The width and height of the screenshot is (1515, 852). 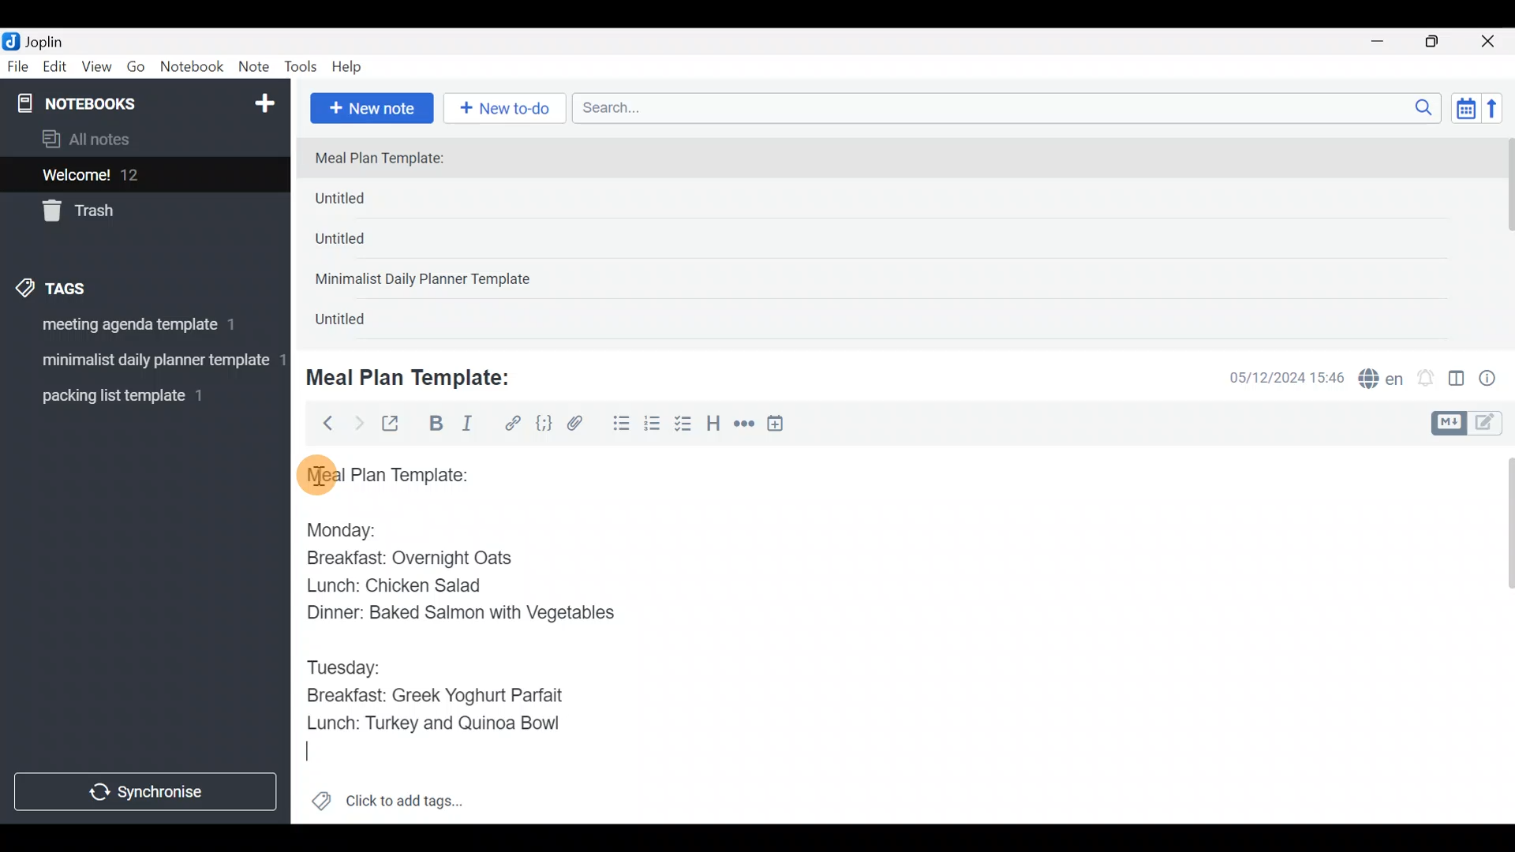 What do you see at coordinates (1382, 380) in the screenshot?
I see `Spelling` at bounding box center [1382, 380].